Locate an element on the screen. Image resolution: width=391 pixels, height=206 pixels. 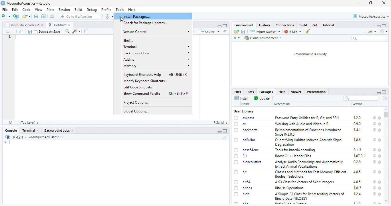
Source on save is located at coordinates (50, 32).